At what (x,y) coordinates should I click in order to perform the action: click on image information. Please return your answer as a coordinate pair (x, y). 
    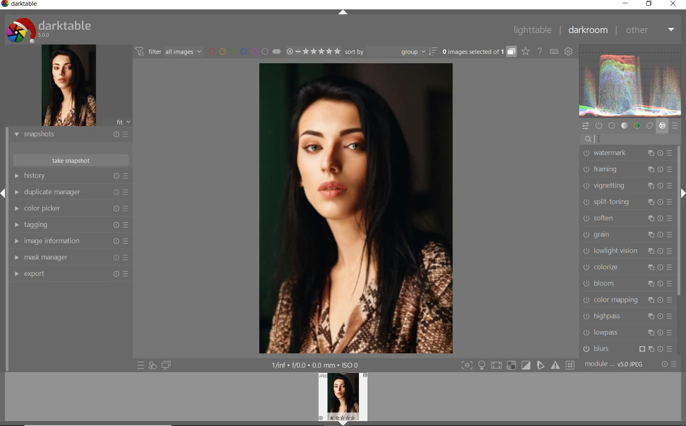
    Looking at the image, I should click on (70, 241).